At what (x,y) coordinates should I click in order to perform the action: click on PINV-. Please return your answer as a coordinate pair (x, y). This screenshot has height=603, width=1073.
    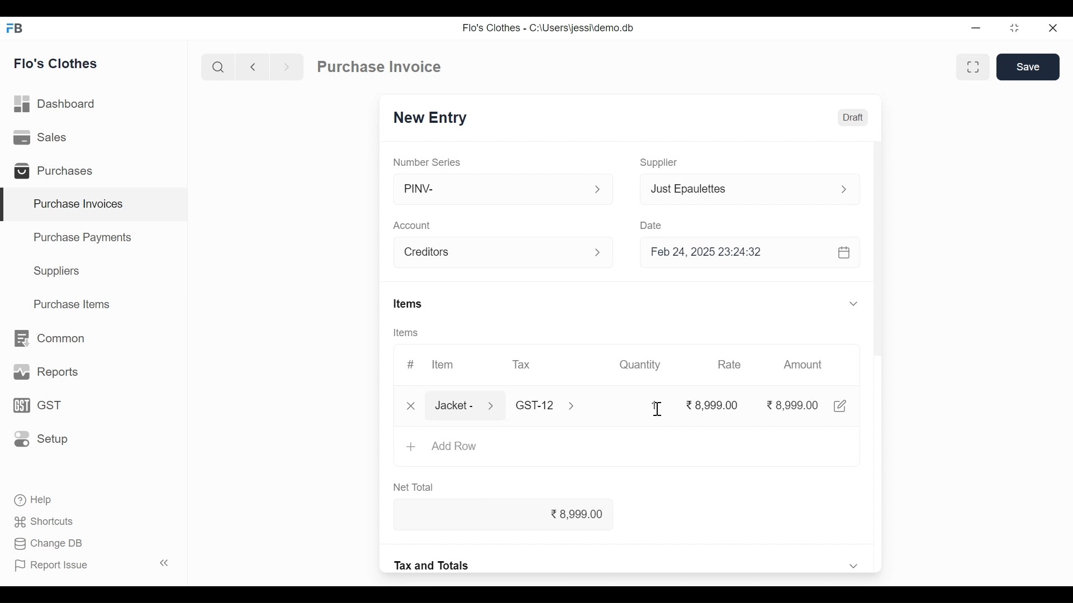
    Looking at the image, I should click on (492, 189).